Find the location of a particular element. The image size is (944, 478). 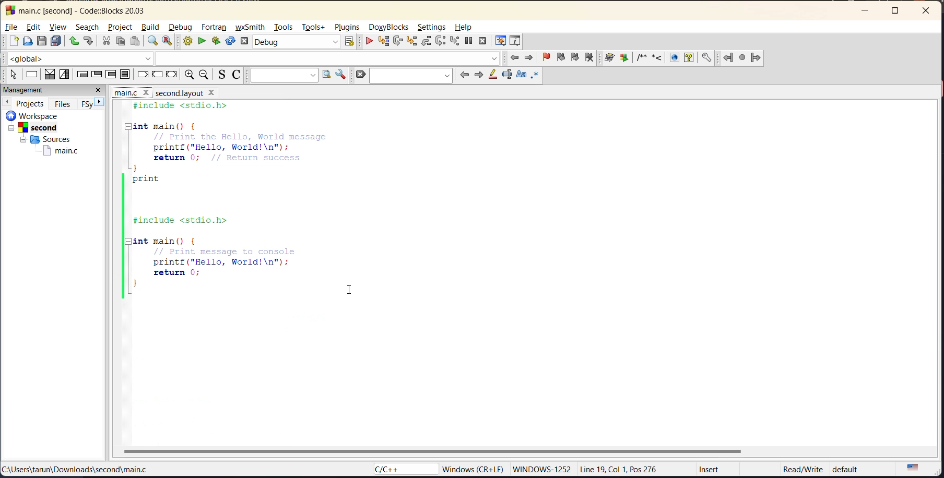

open is located at coordinates (30, 42).